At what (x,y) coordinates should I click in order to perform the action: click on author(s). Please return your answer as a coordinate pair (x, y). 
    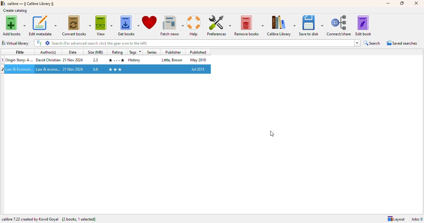
    Looking at the image, I should click on (48, 52).